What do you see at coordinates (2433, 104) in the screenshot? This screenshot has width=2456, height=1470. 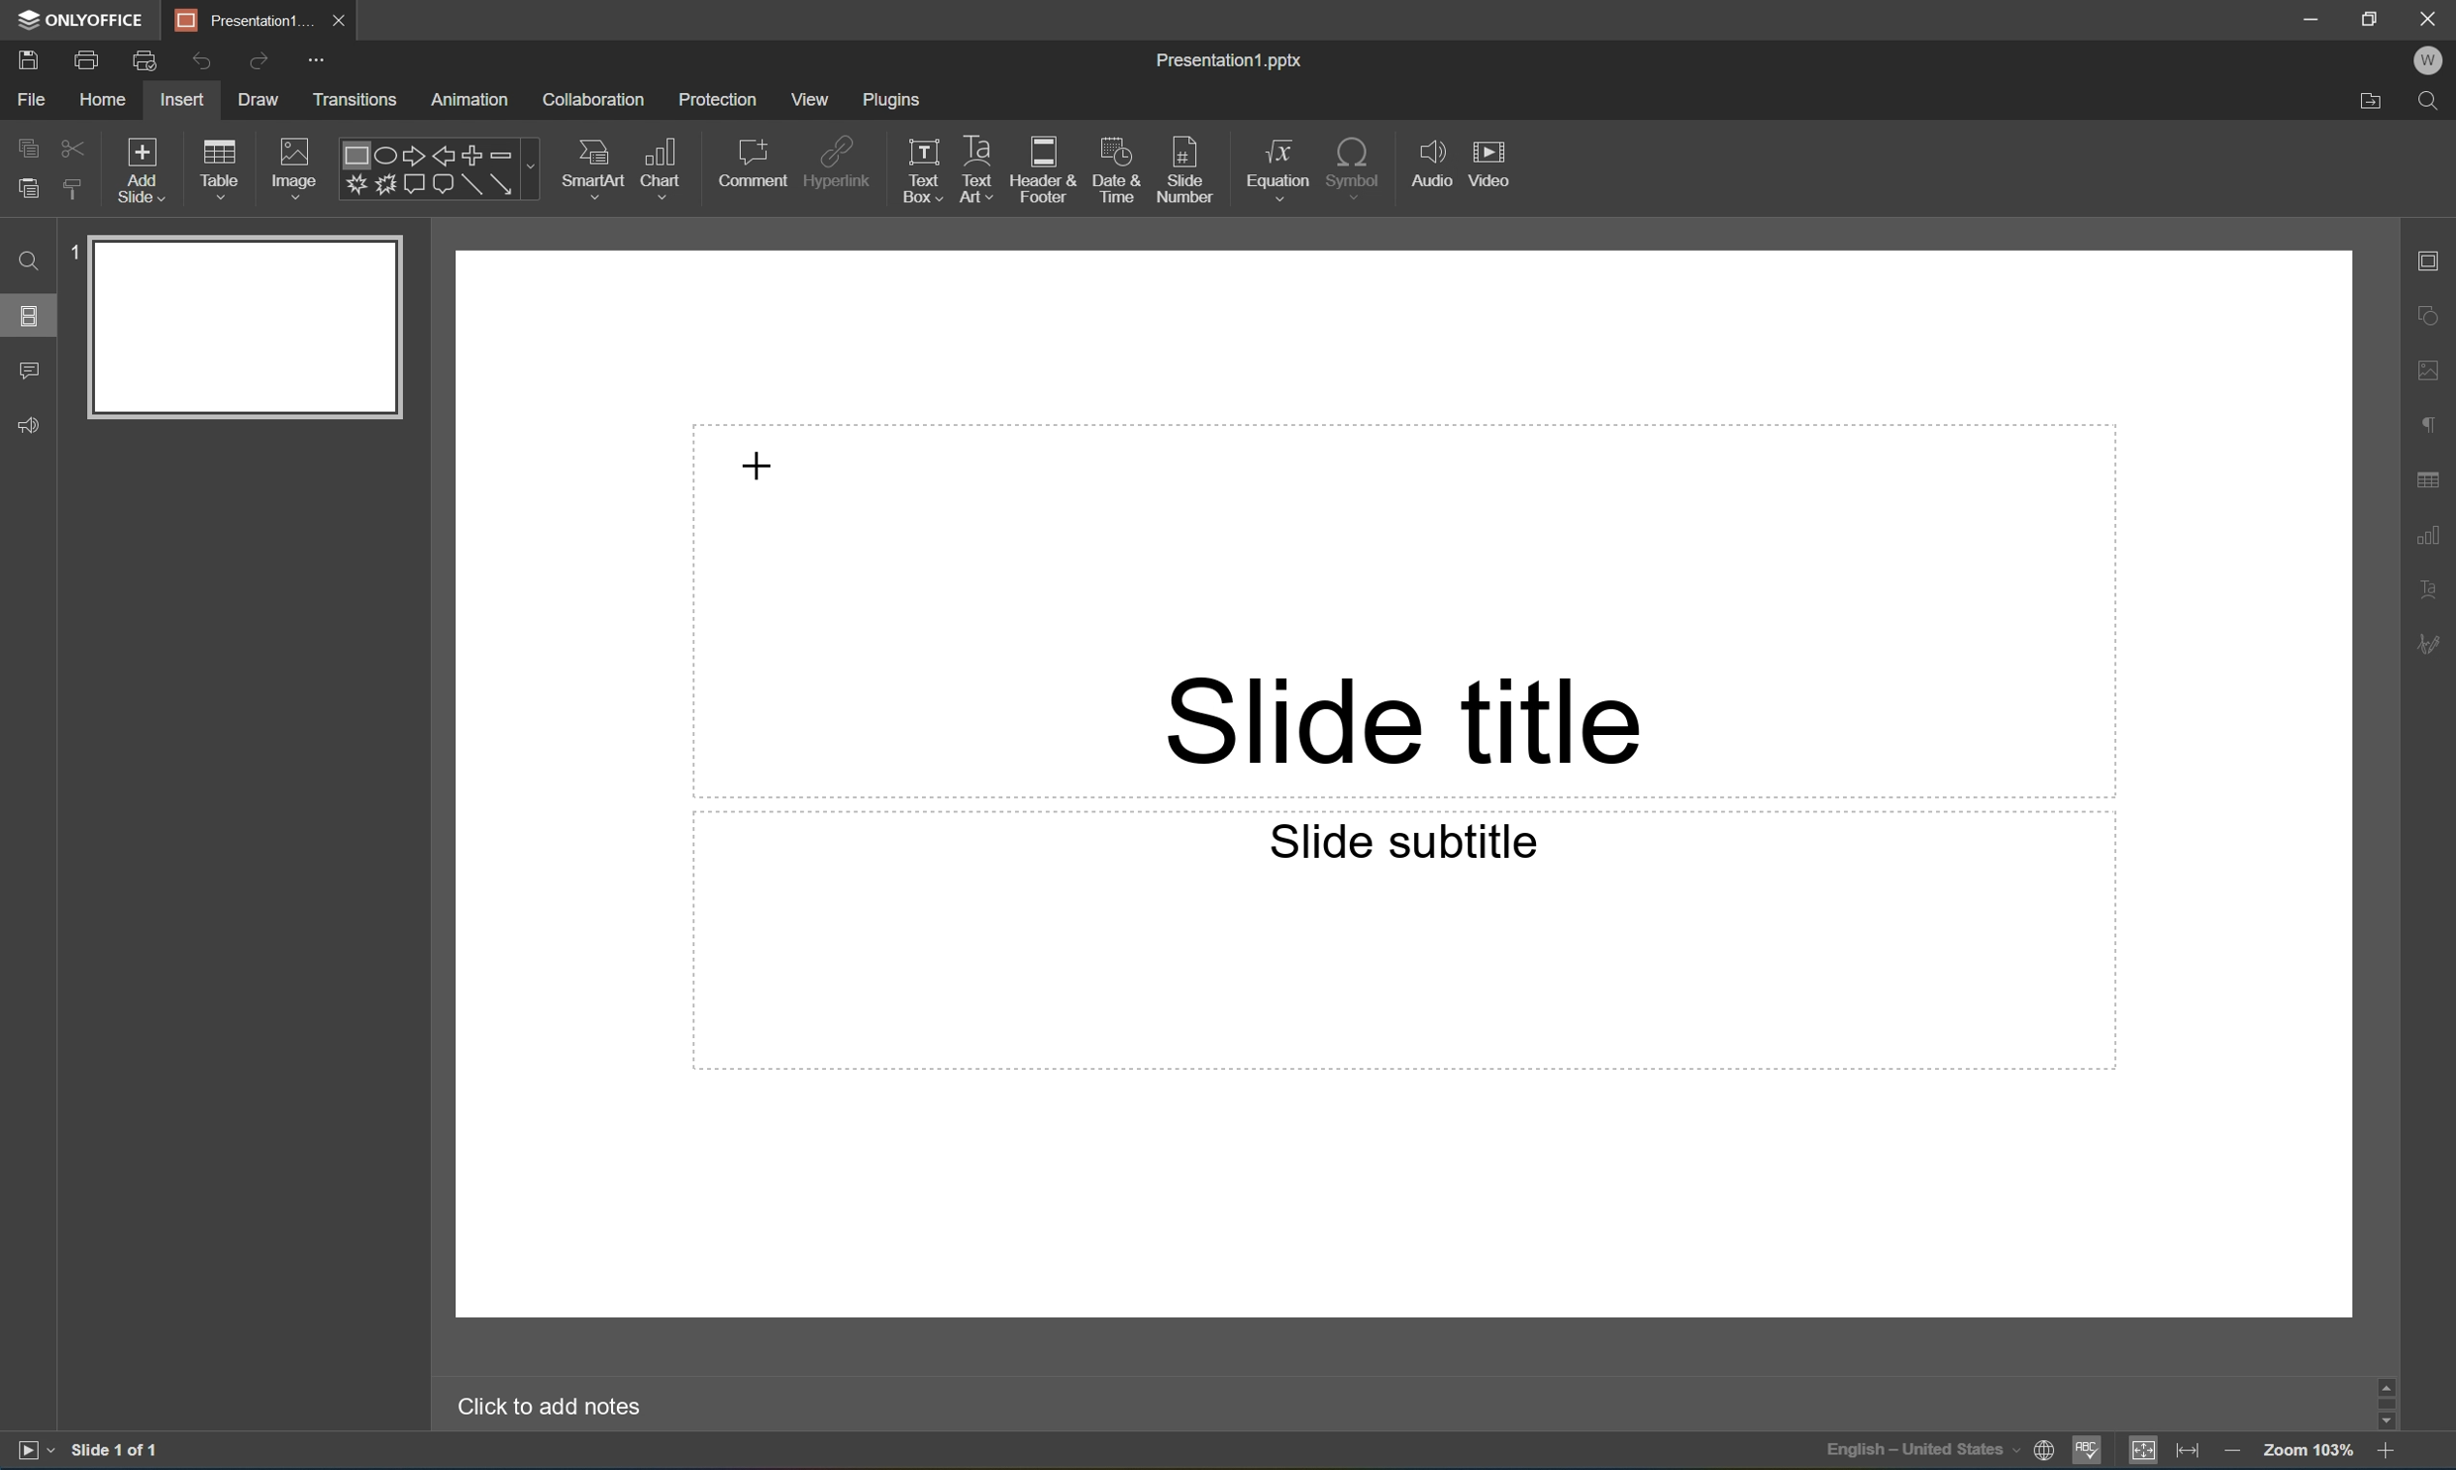 I see `Find` at bounding box center [2433, 104].